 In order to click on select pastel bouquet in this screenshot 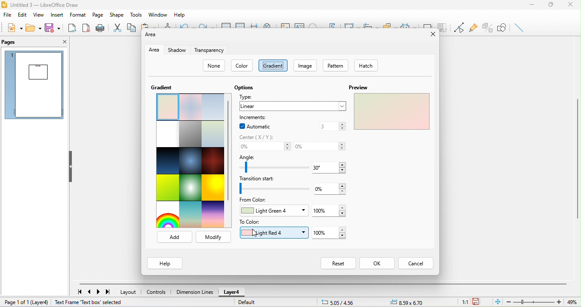, I will do `click(167, 107)`.